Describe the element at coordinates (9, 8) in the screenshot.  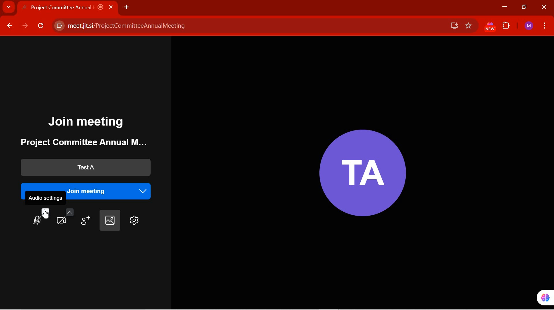
I see `SEARCH TABS` at that location.